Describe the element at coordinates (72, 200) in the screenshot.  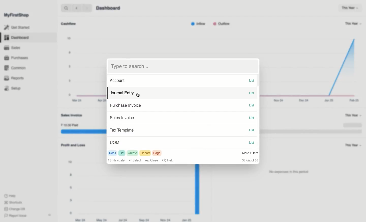
I see `3` at that location.